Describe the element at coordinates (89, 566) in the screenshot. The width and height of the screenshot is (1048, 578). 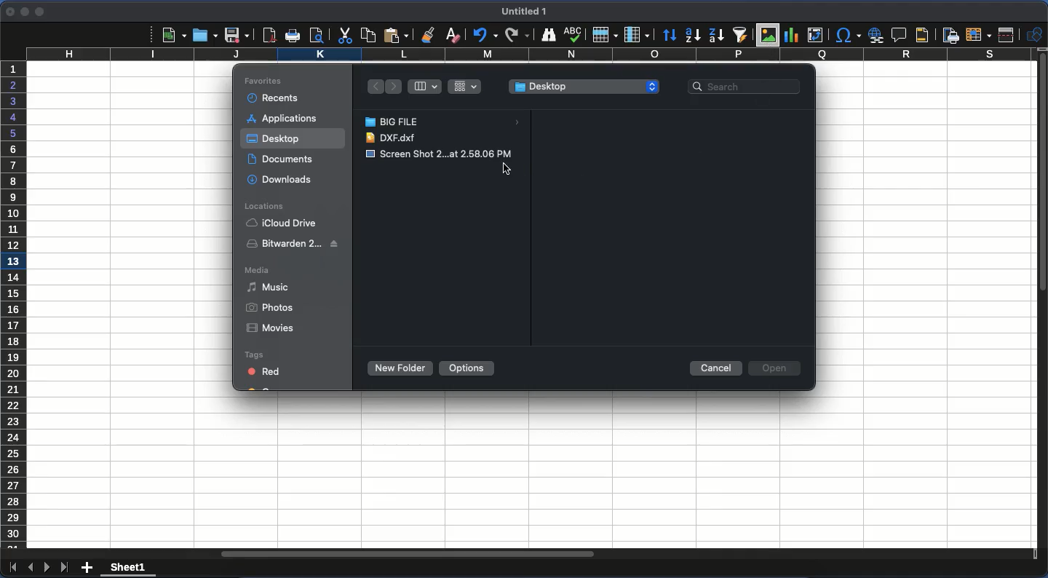
I see `add` at that location.